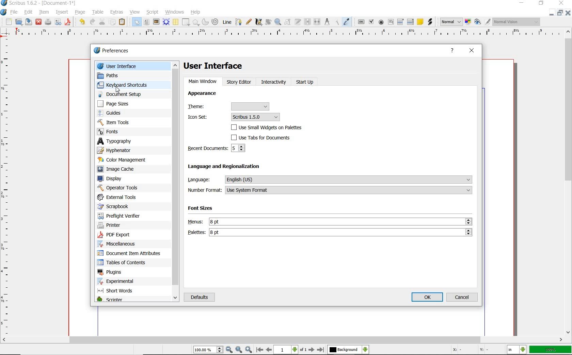 This screenshot has height=355, width=572. I want to click on restore, so click(542, 3).